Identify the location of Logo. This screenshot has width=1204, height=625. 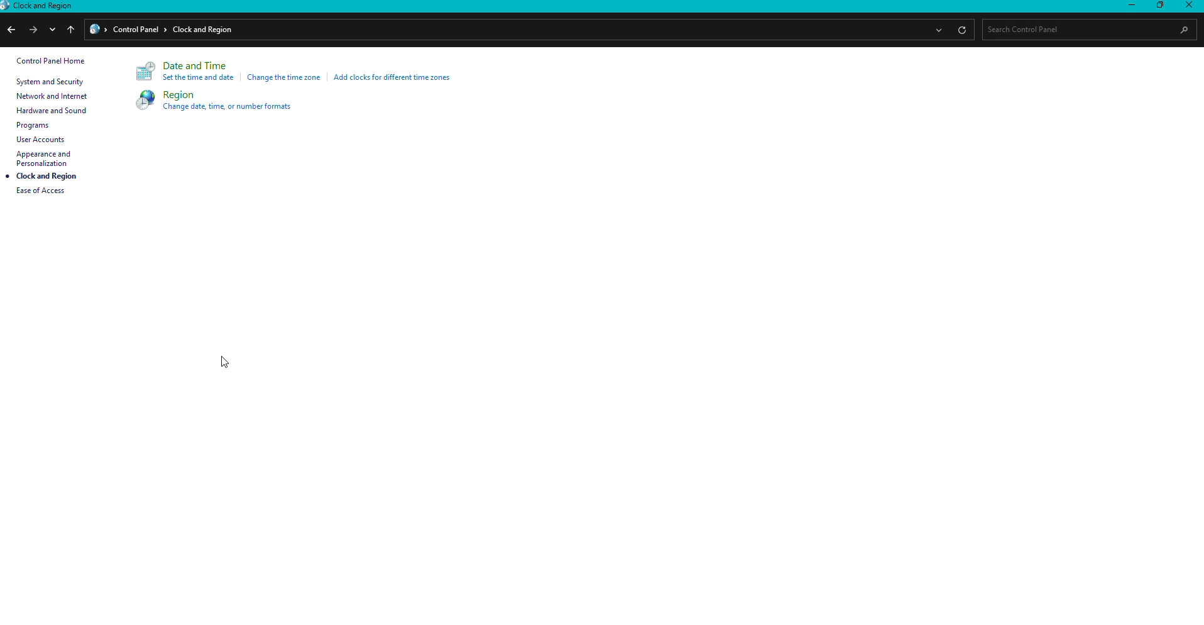
(145, 73).